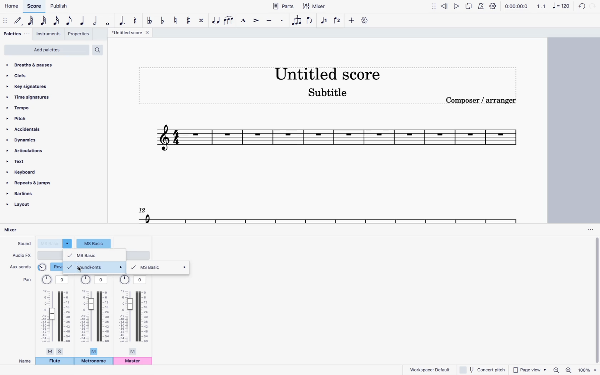 The width and height of the screenshot is (600, 375). Describe the element at coordinates (581, 7) in the screenshot. I see `refresh` at that location.